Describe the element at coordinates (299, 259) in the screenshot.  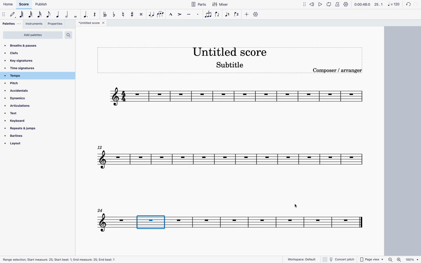
I see `workspace` at that location.